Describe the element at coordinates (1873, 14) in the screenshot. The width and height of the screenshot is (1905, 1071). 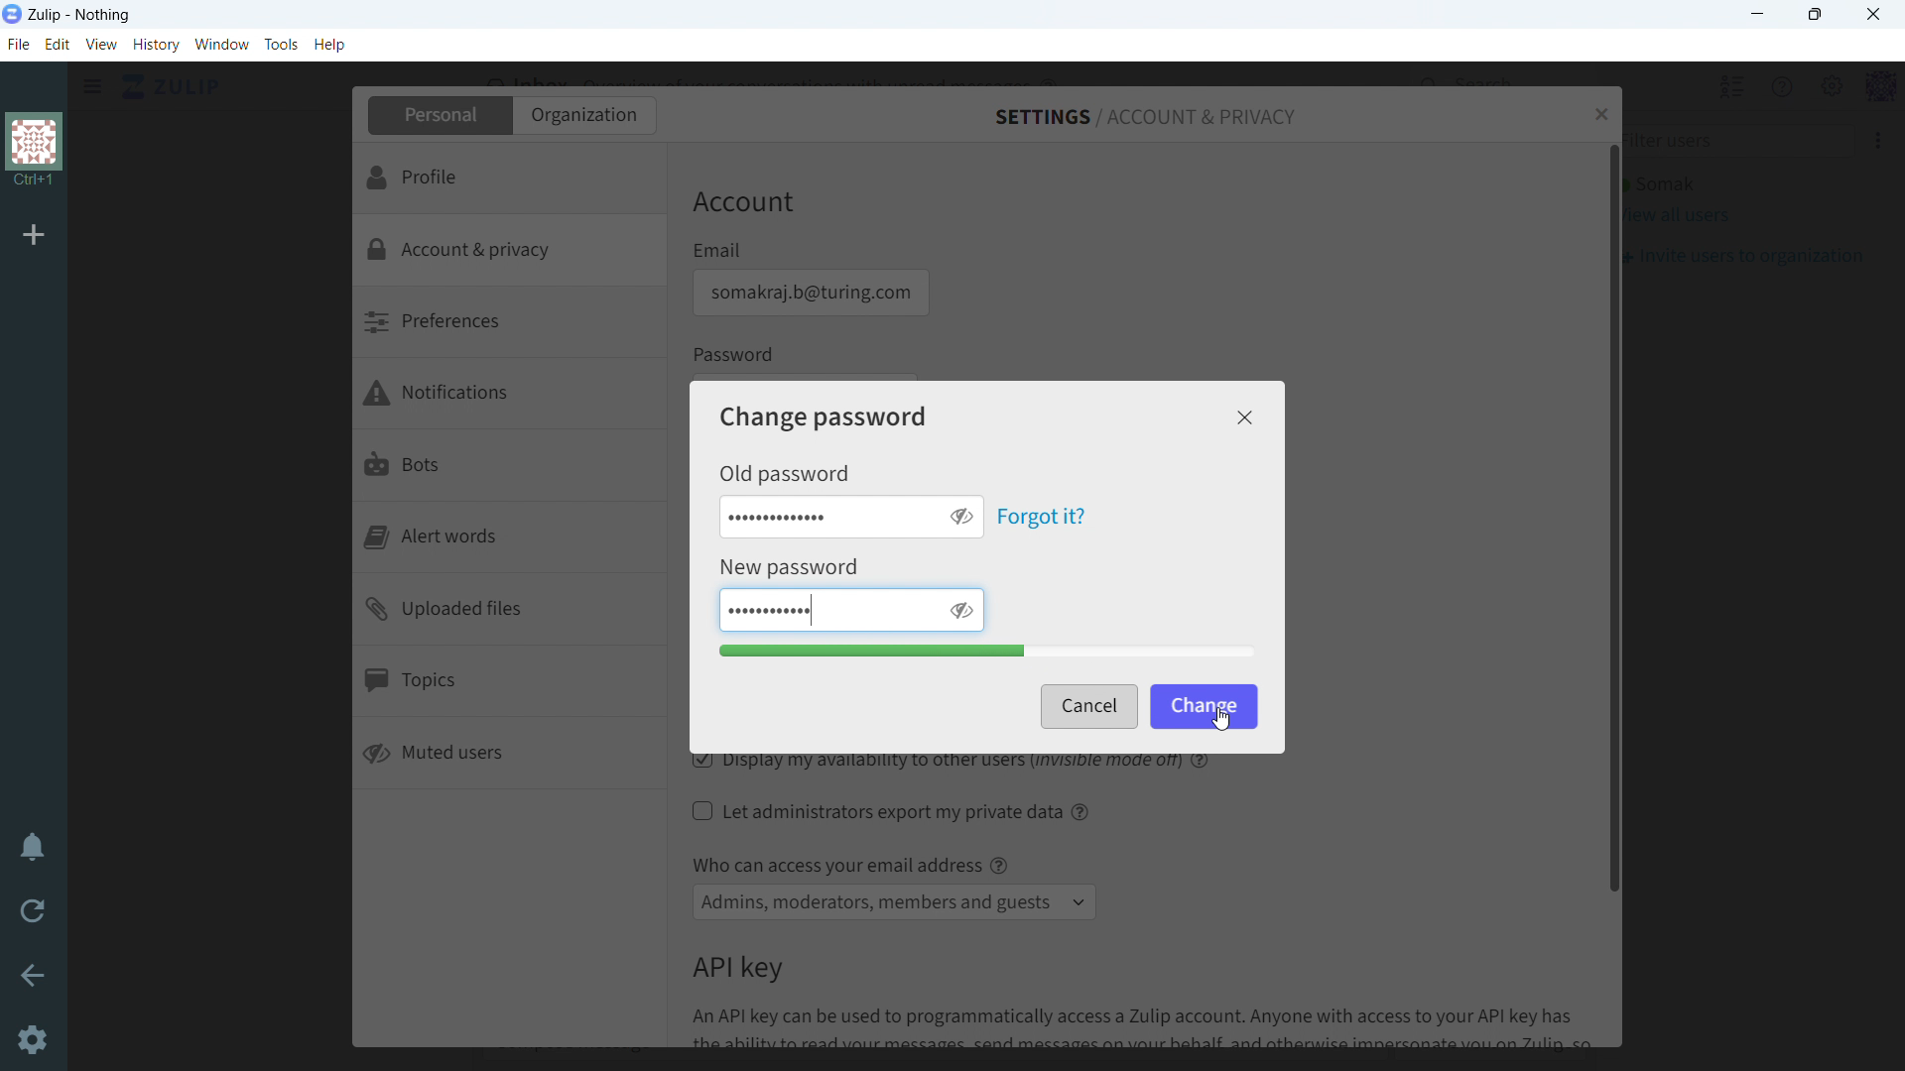
I see `close` at that location.